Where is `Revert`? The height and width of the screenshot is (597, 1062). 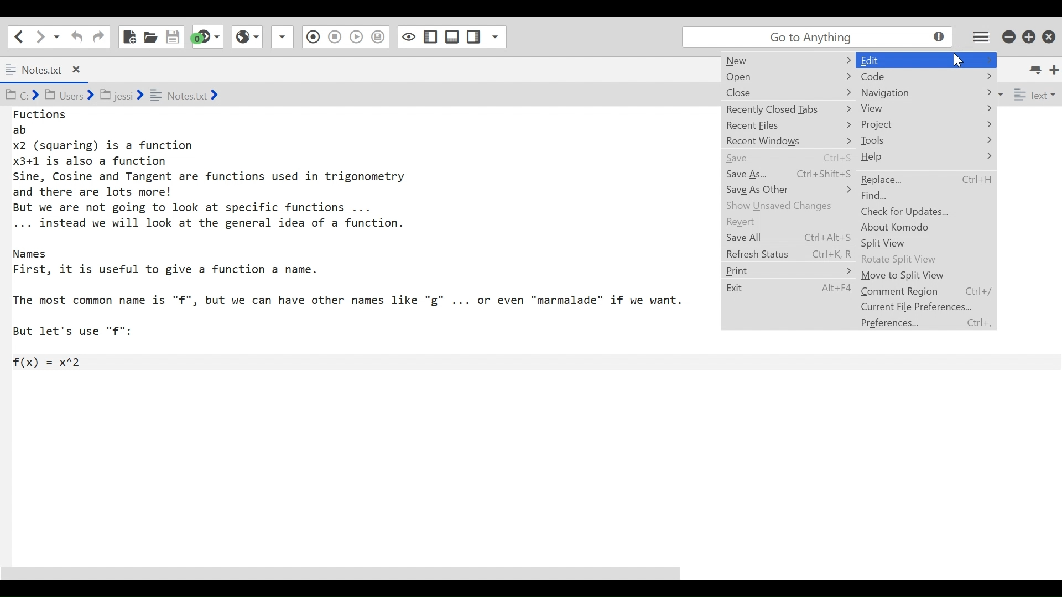
Revert is located at coordinates (769, 223).